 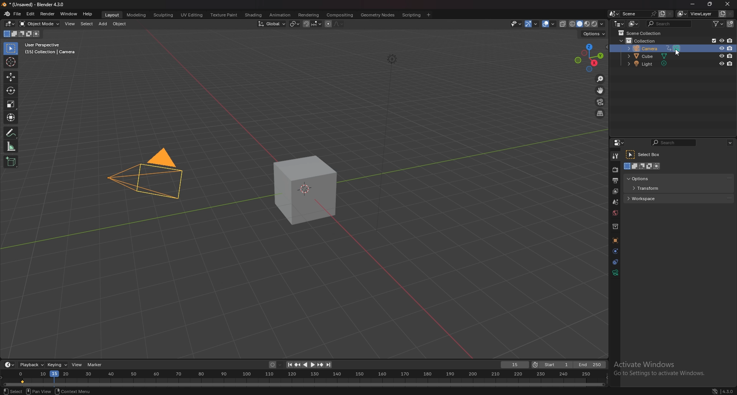 What do you see at coordinates (8, 14) in the screenshot?
I see `blender` at bounding box center [8, 14].